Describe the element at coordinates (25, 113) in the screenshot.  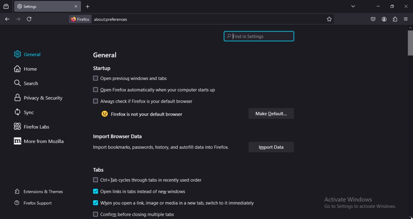
I see `sync` at that location.